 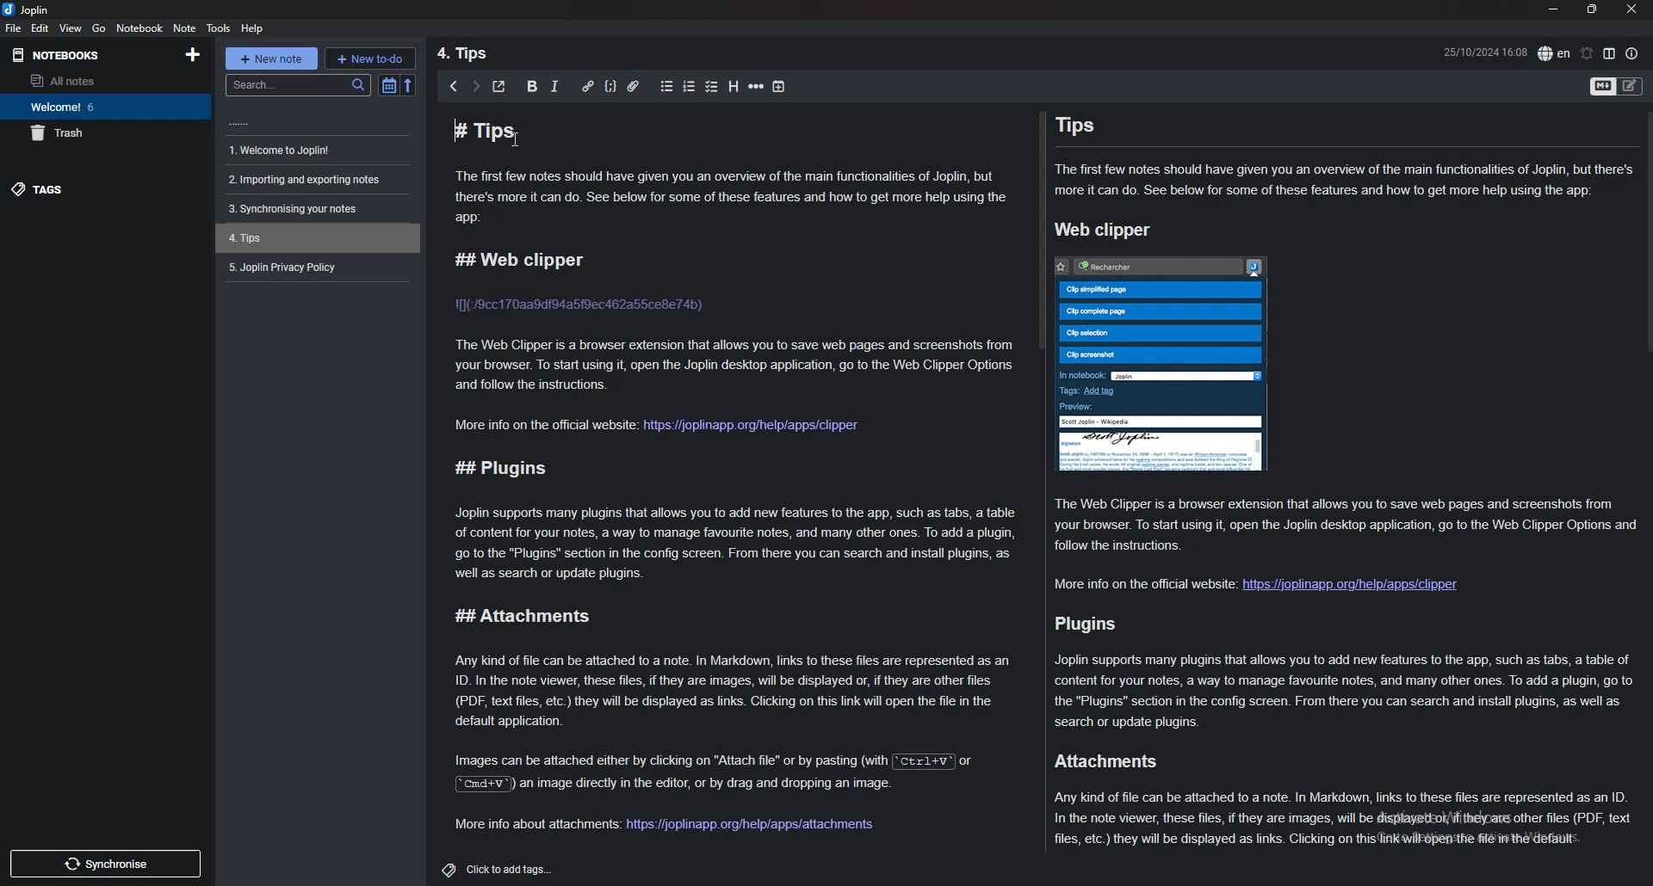 I want to click on The first few notes should have given you an overview of the main functionalities of Joplin, but there's
more it can do. See below for some of these features and how to get more help using the app:, so click(x=1345, y=180).